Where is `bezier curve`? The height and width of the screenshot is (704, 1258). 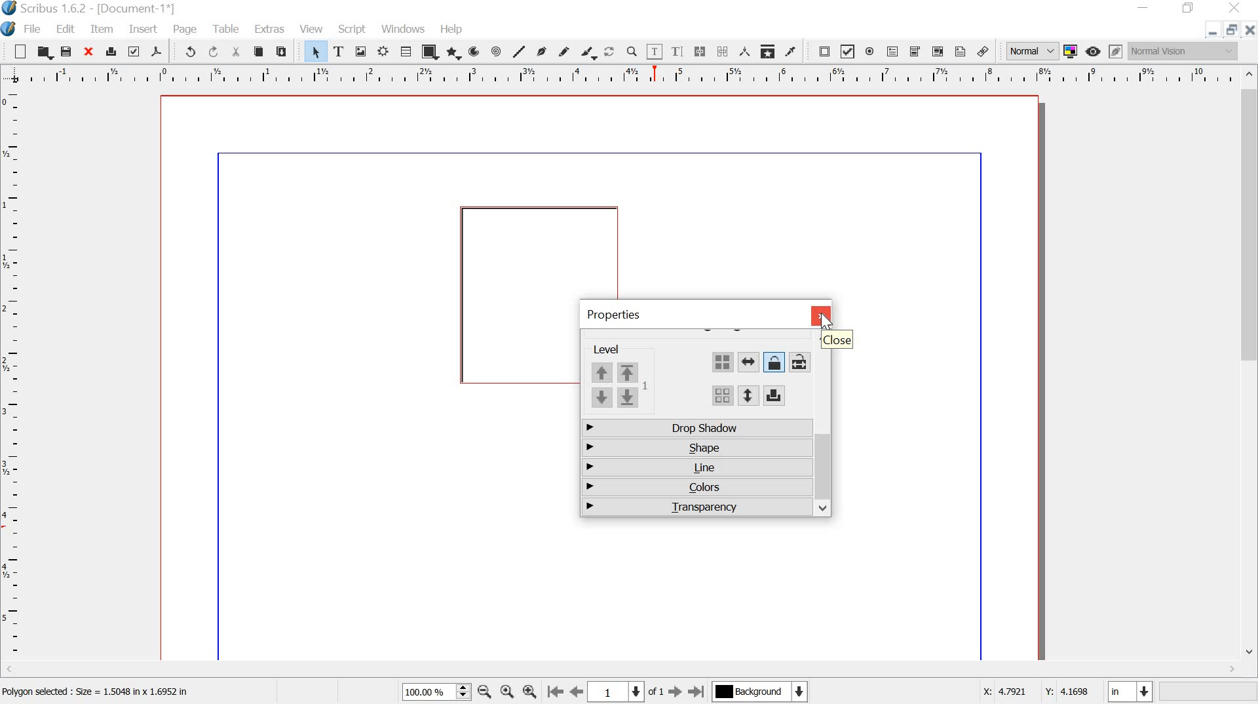
bezier curve is located at coordinates (544, 51).